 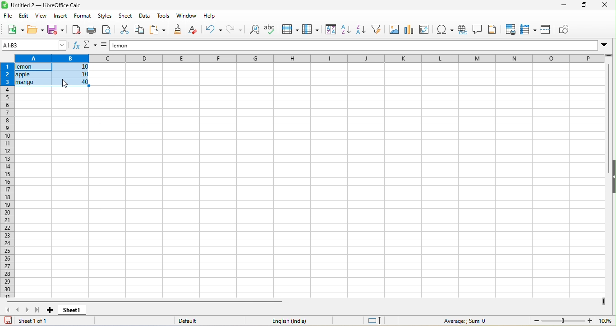 I want to click on scroll to next slheet, so click(x=27, y=311).